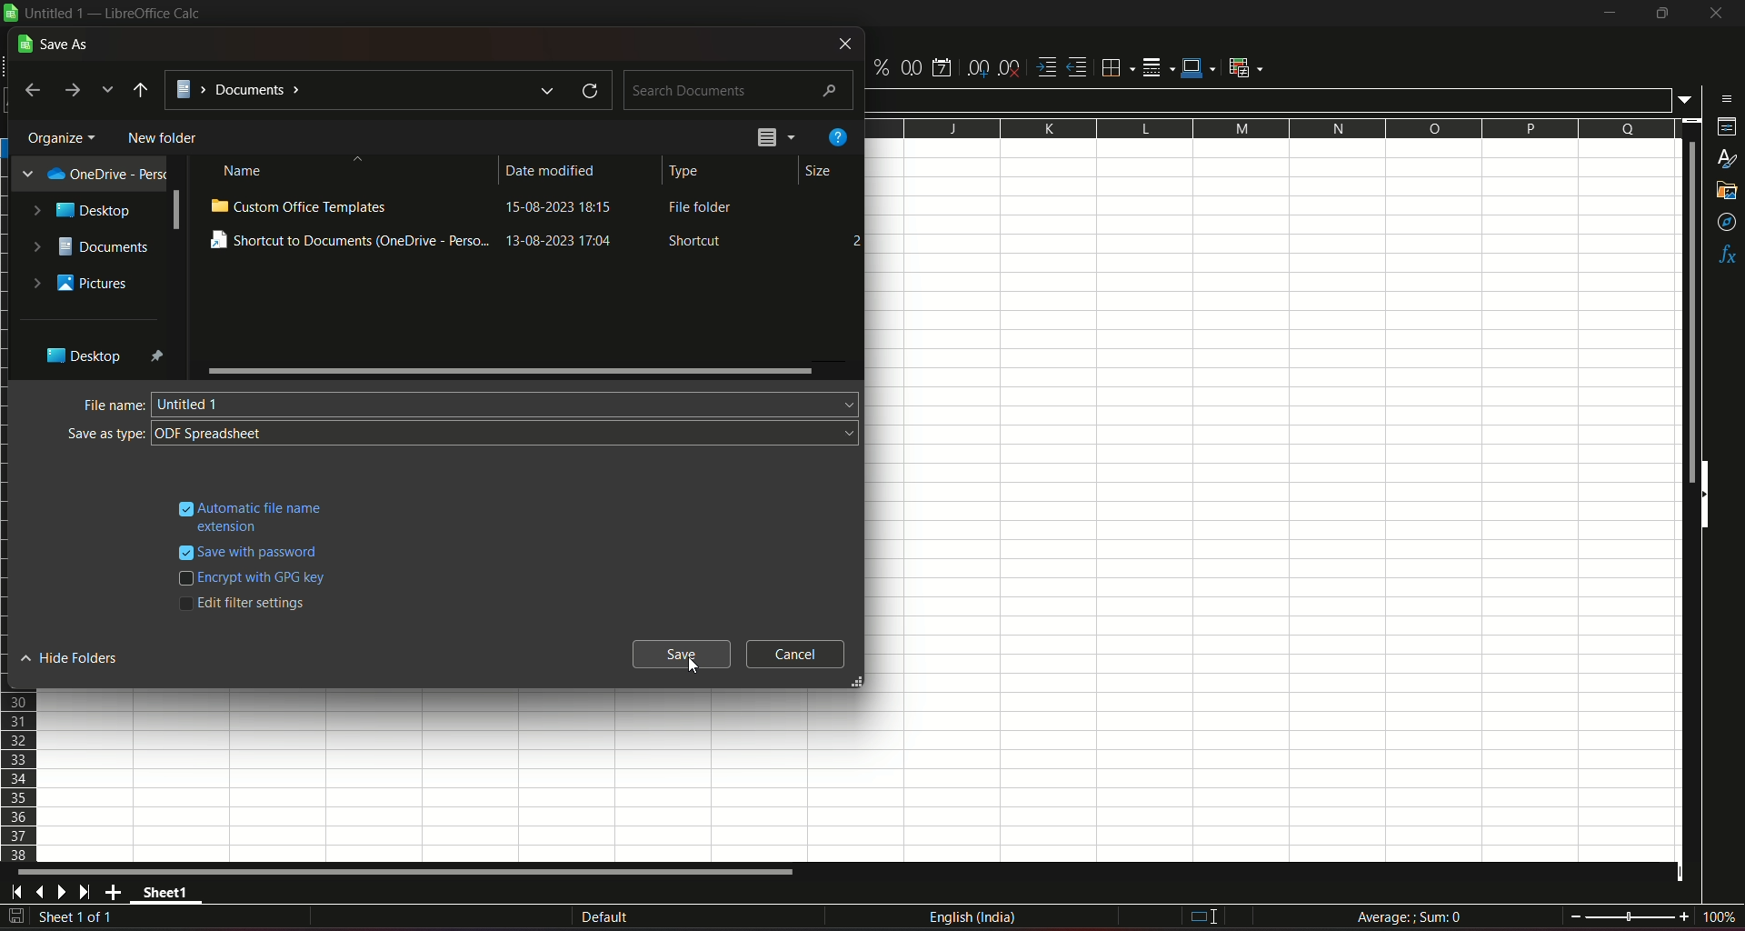 This screenshot has width=1745, height=931. Describe the element at coordinates (75, 659) in the screenshot. I see `hide folders` at that location.